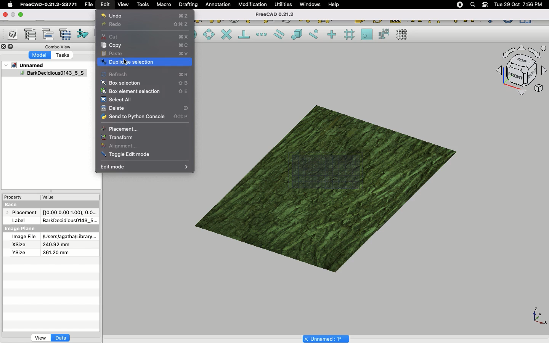 Image resolution: width=549 pixels, height=343 pixels. Describe the element at coordinates (12, 204) in the screenshot. I see `Base` at that location.